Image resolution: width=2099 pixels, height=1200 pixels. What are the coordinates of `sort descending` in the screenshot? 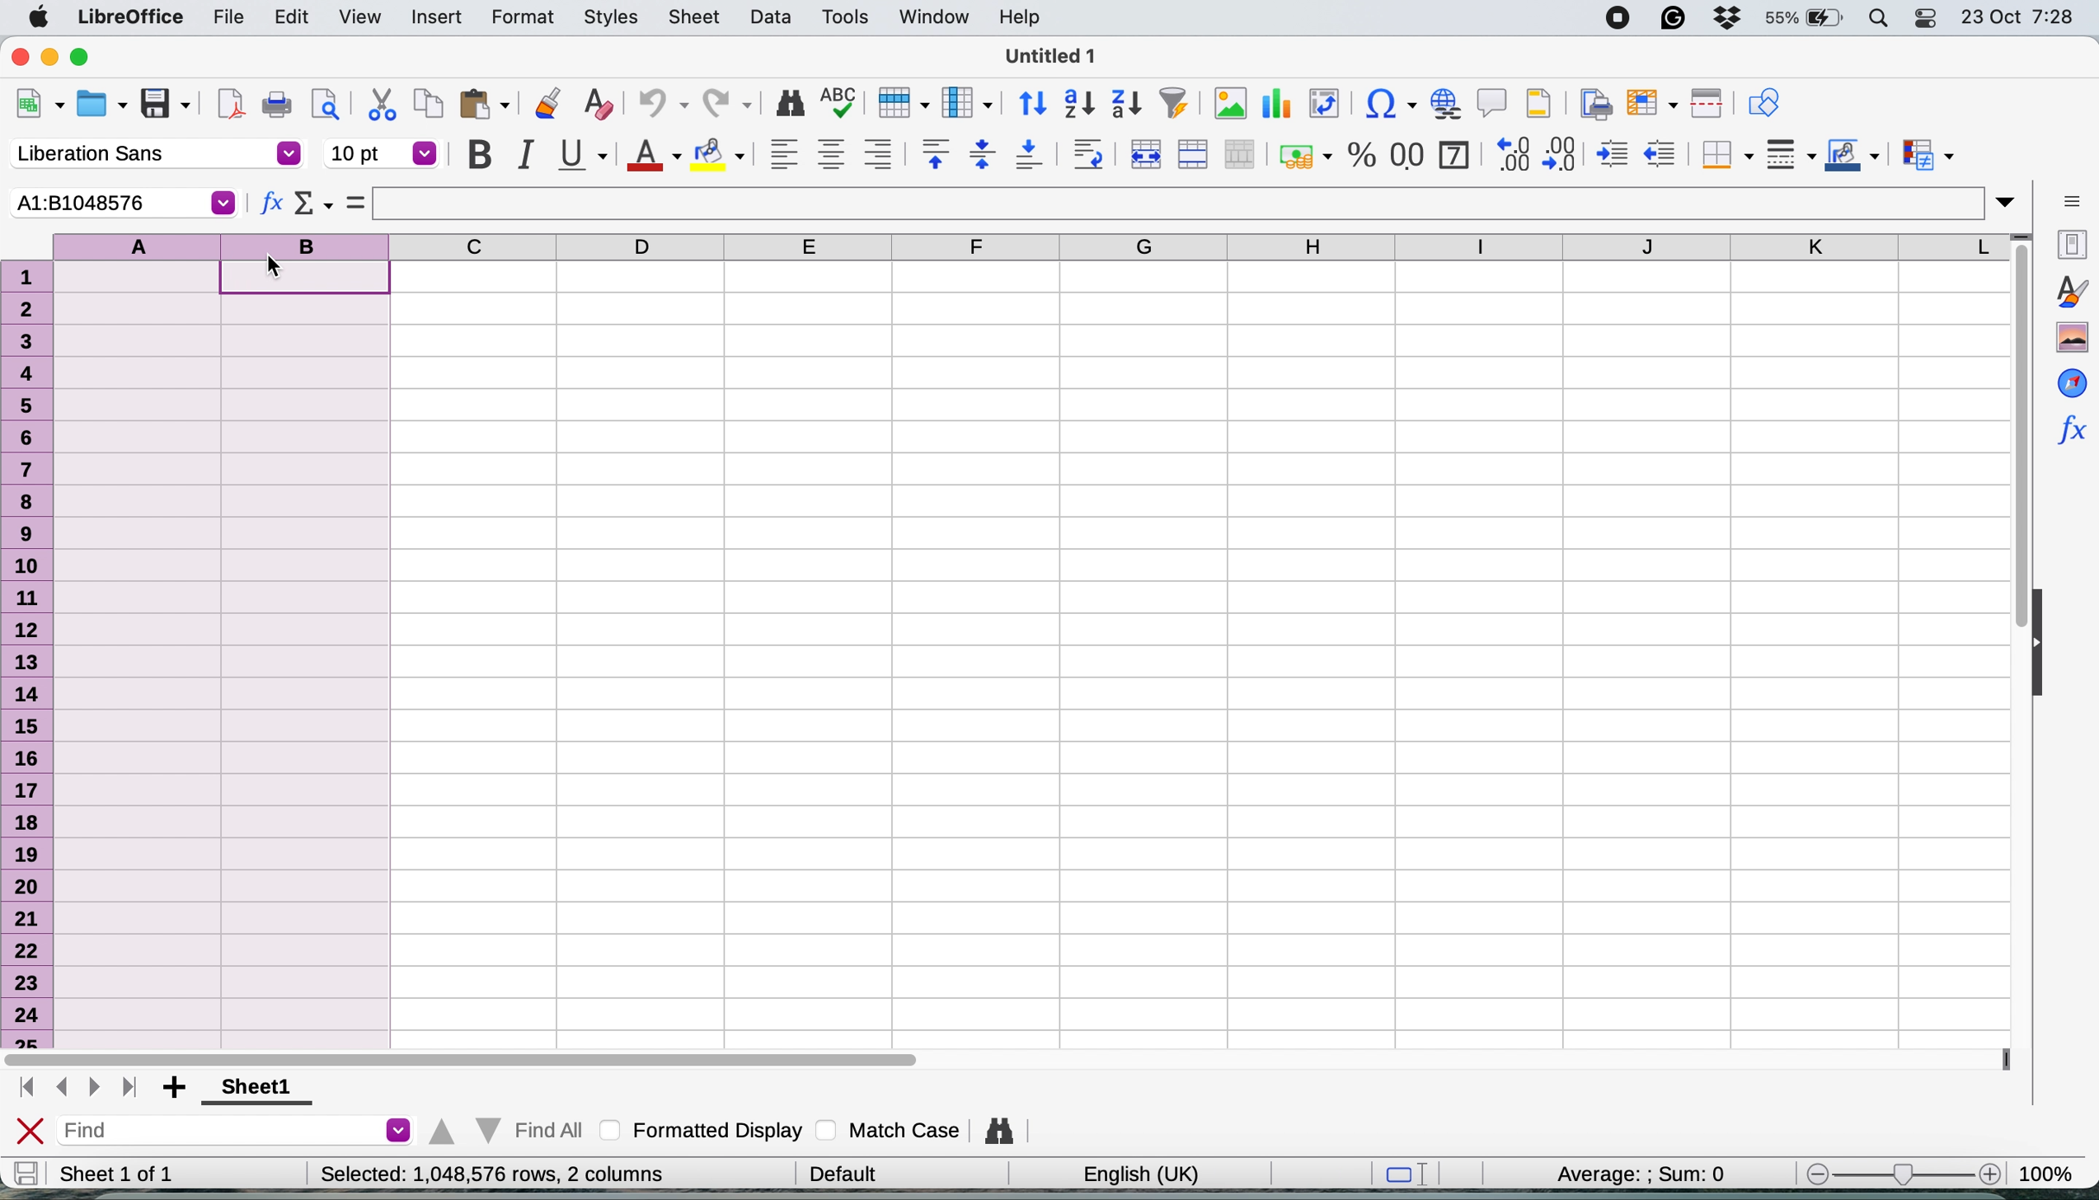 It's located at (1128, 103).